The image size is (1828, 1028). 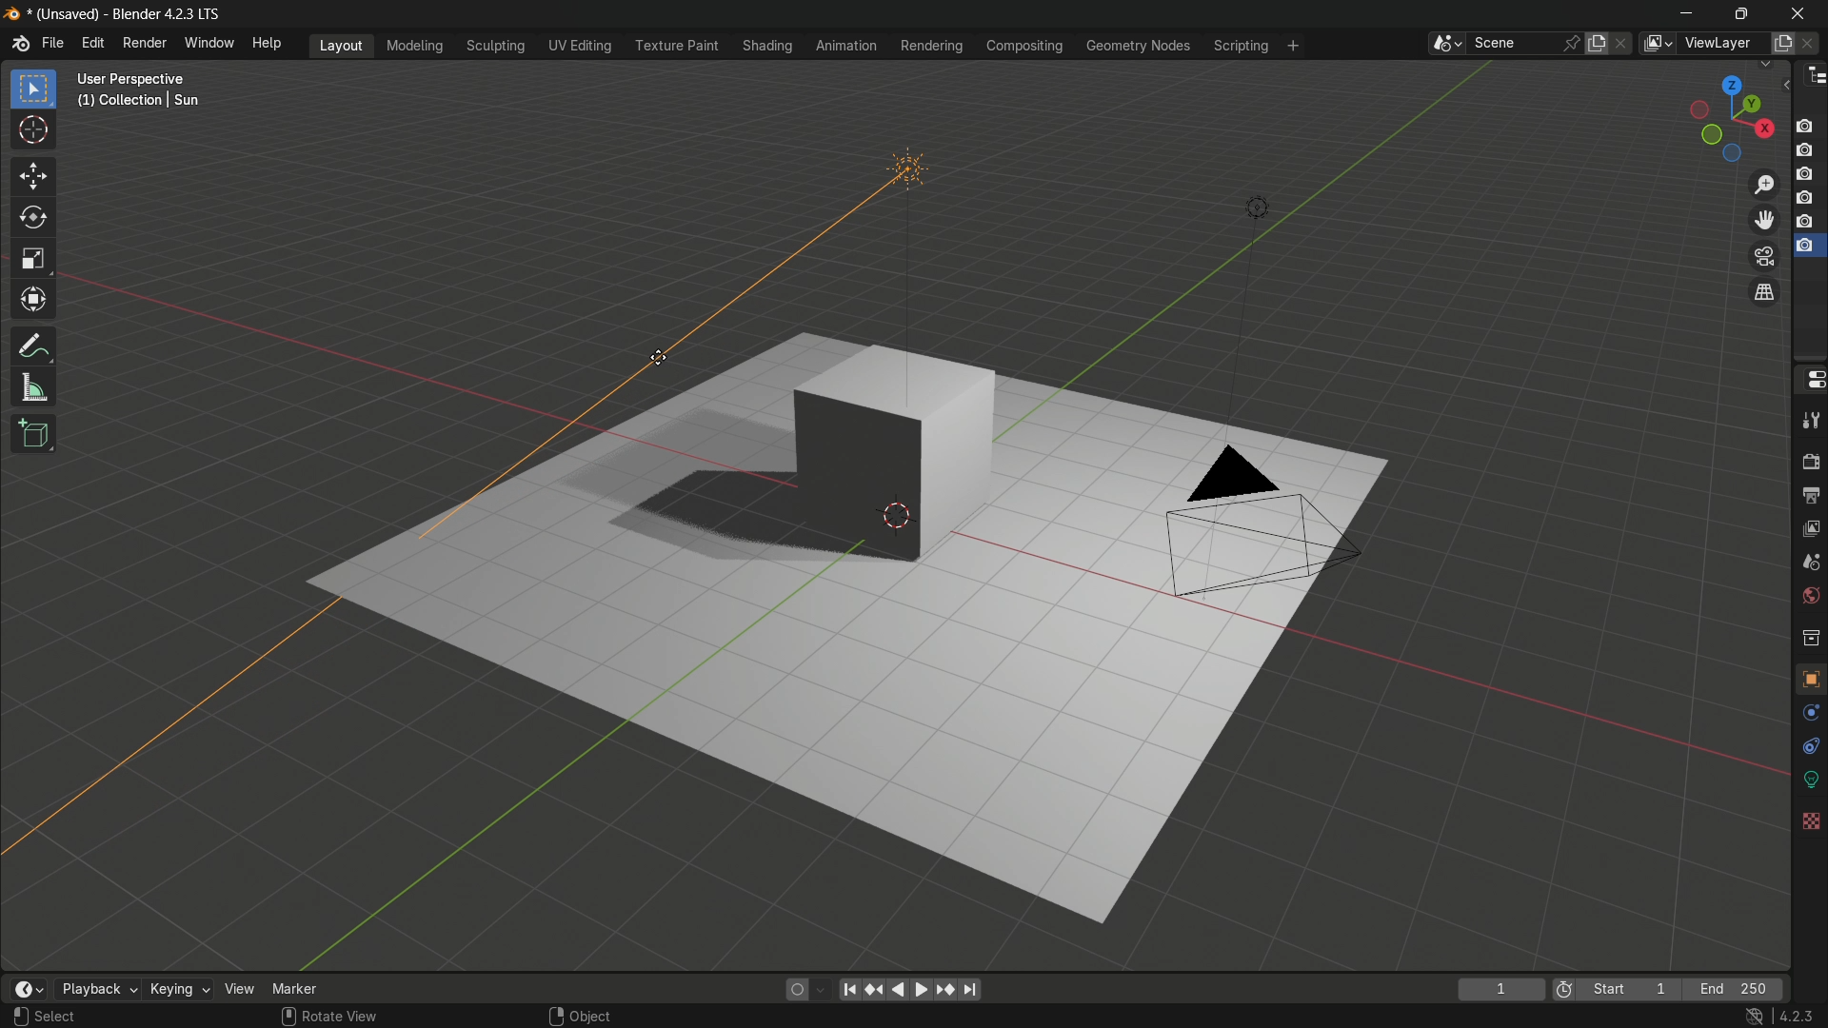 I want to click on toggle the camera view, so click(x=1765, y=257).